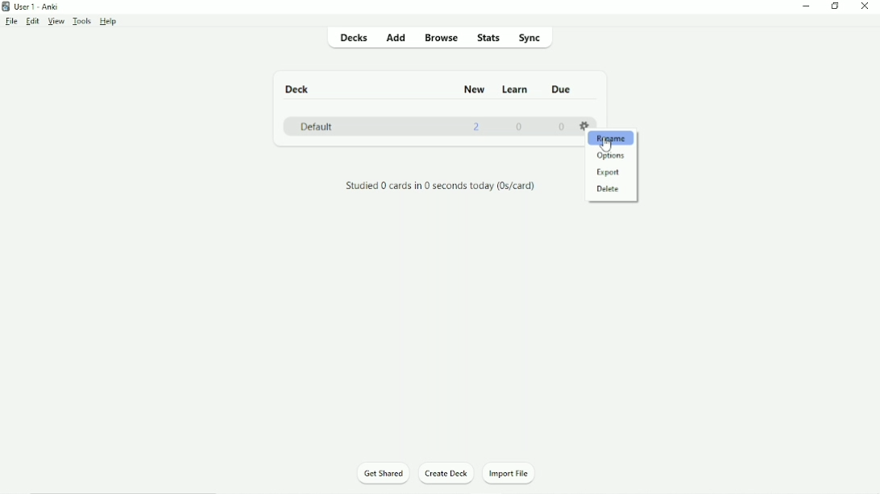 Image resolution: width=880 pixels, height=494 pixels. Describe the element at coordinates (612, 156) in the screenshot. I see `Options` at that location.